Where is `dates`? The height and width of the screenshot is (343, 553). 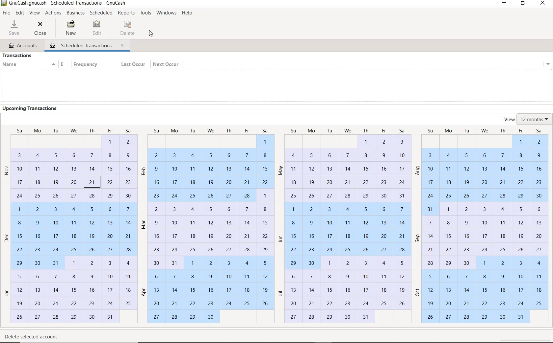 dates is located at coordinates (486, 230).